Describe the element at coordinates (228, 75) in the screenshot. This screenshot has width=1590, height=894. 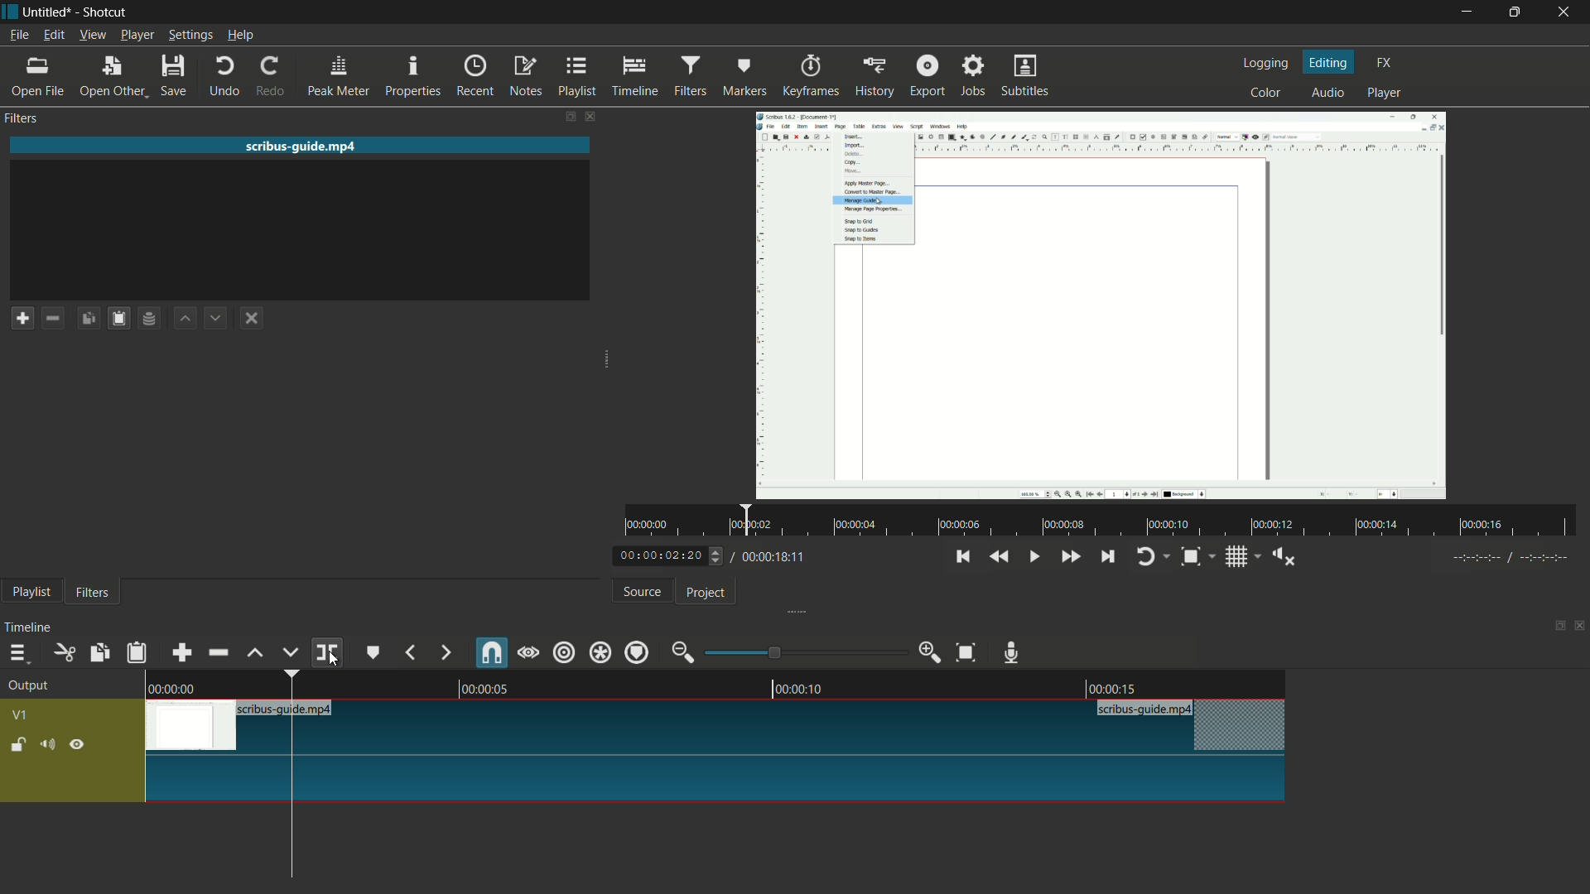
I see `undo` at that location.